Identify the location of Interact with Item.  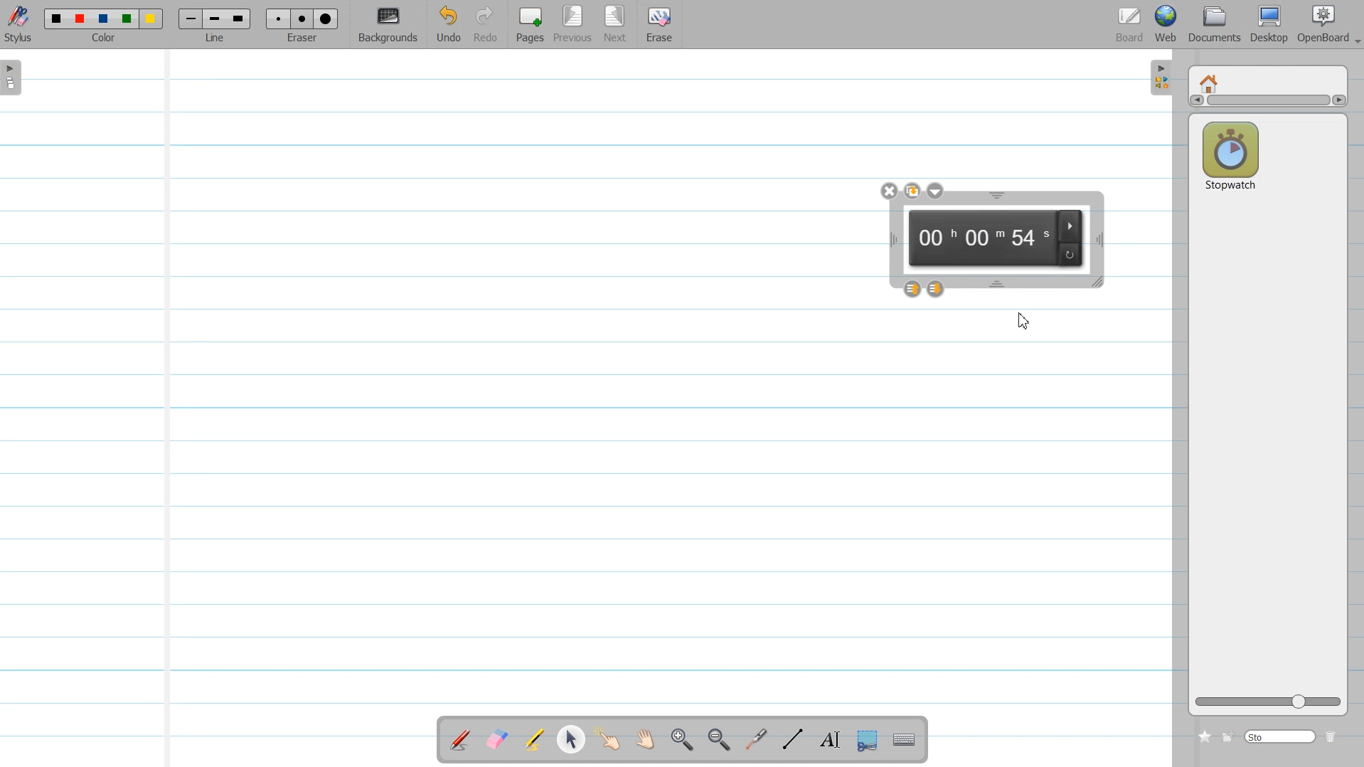
(612, 739).